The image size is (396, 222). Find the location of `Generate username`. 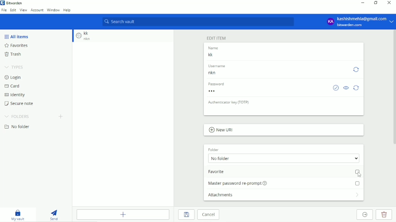

Generate username is located at coordinates (356, 69).